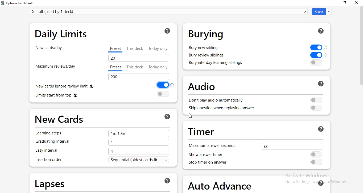  What do you see at coordinates (314, 55) in the screenshot?
I see `toggle` at bounding box center [314, 55].